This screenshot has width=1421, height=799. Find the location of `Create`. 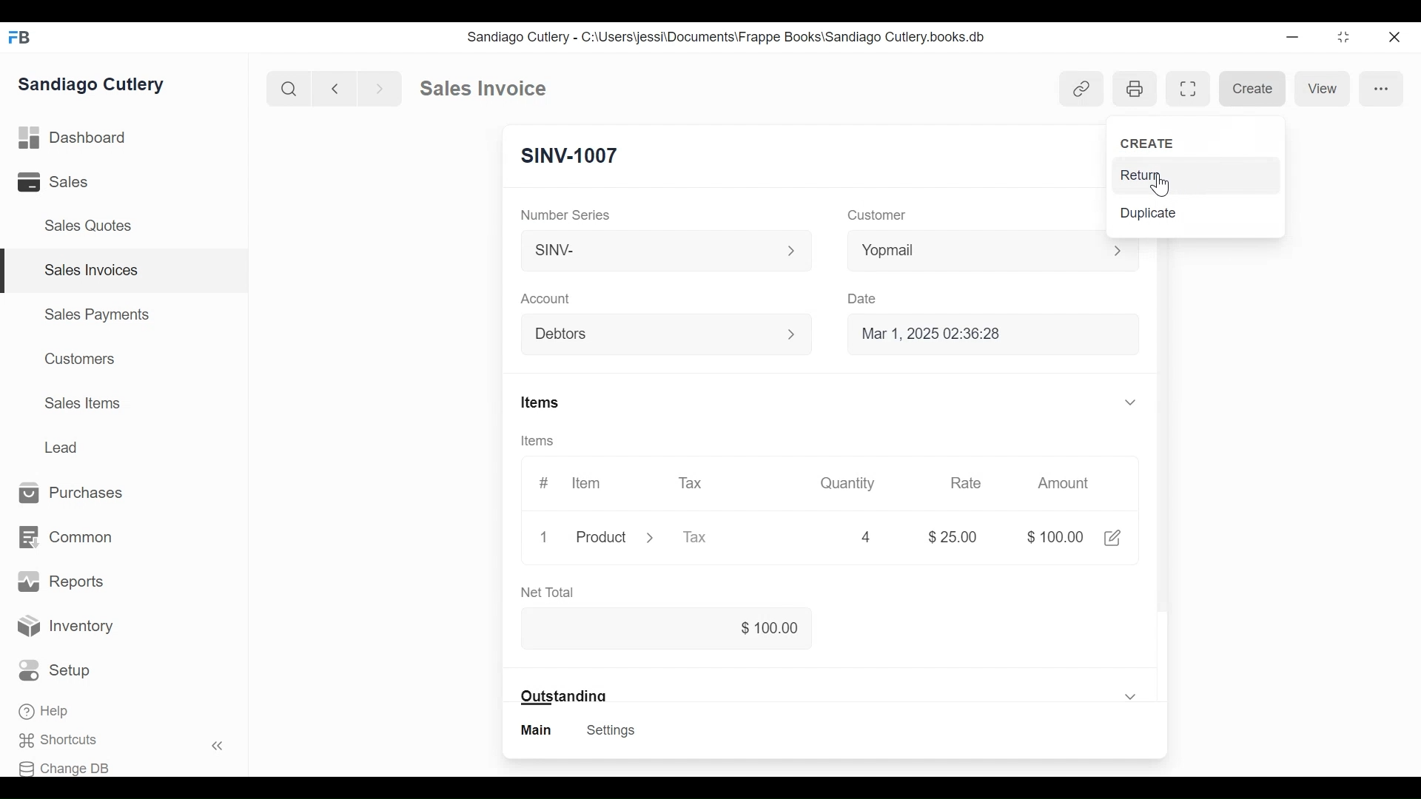

Create is located at coordinates (1254, 87).